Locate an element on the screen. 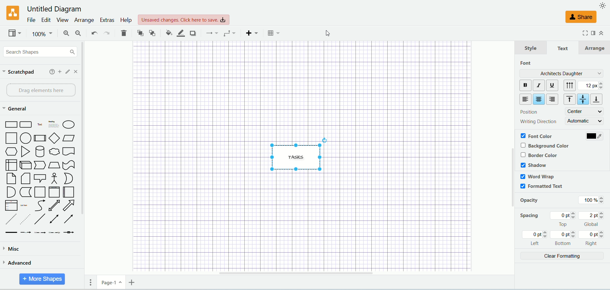 The width and height of the screenshot is (610, 290). Card is located at coordinates (25, 179).